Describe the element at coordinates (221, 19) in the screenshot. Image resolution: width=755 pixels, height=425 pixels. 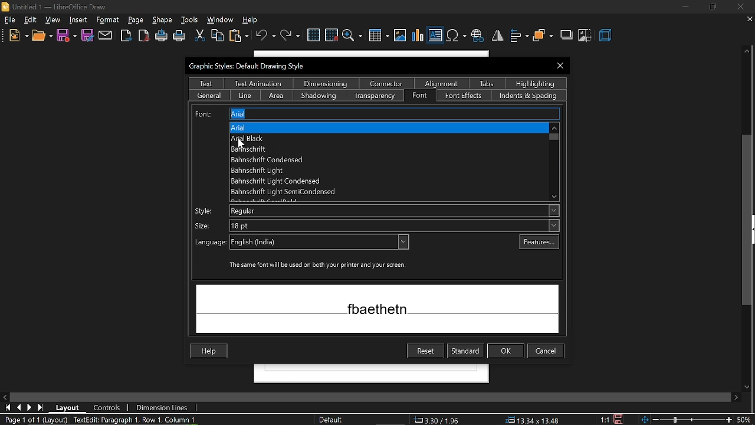
I see `window` at that location.